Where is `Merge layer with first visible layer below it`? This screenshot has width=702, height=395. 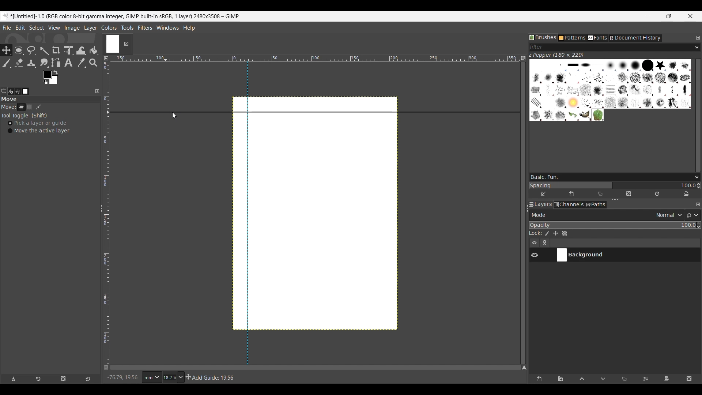 Merge layer with first visible layer below it is located at coordinates (645, 379).